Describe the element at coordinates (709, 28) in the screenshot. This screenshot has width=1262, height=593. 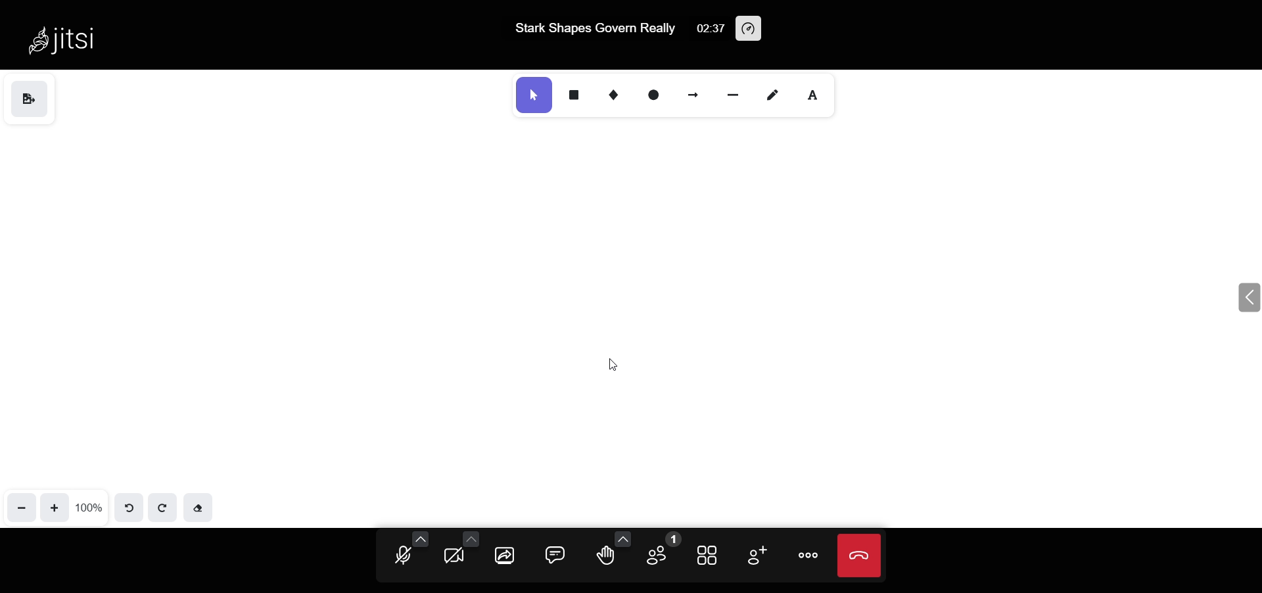
I see `02:37` at that location.